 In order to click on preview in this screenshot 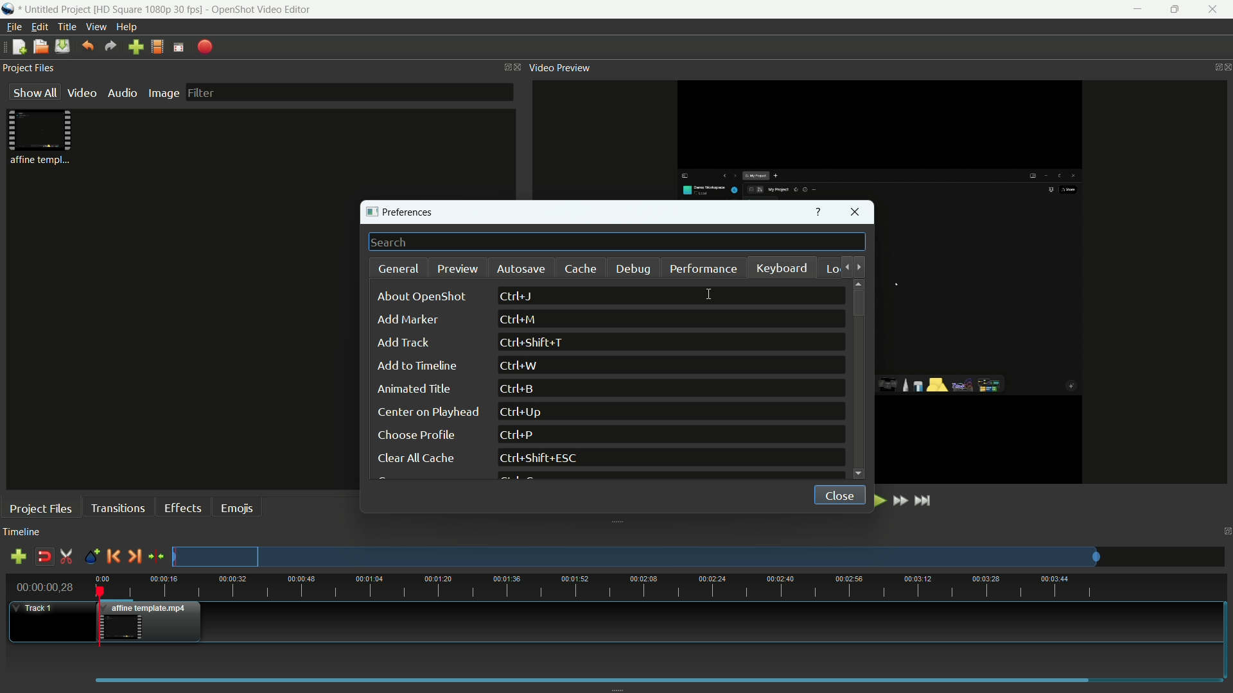, I will do `click(458, 268)`.